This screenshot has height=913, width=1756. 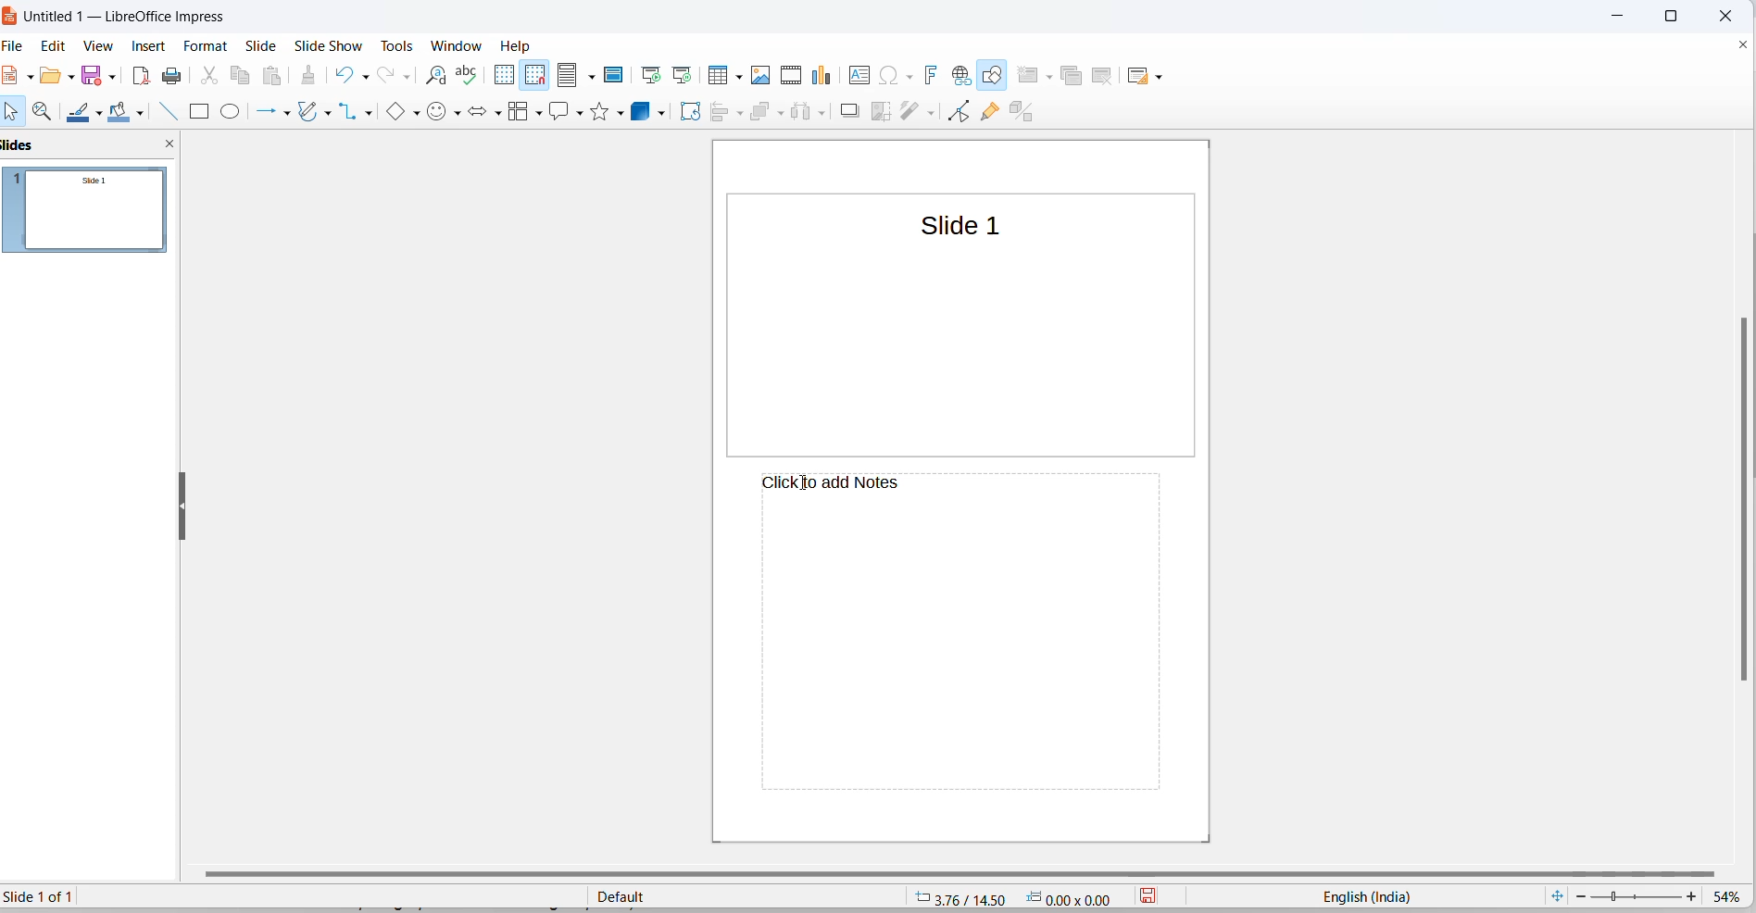 I want to click on window, so click(x=456, y=44).